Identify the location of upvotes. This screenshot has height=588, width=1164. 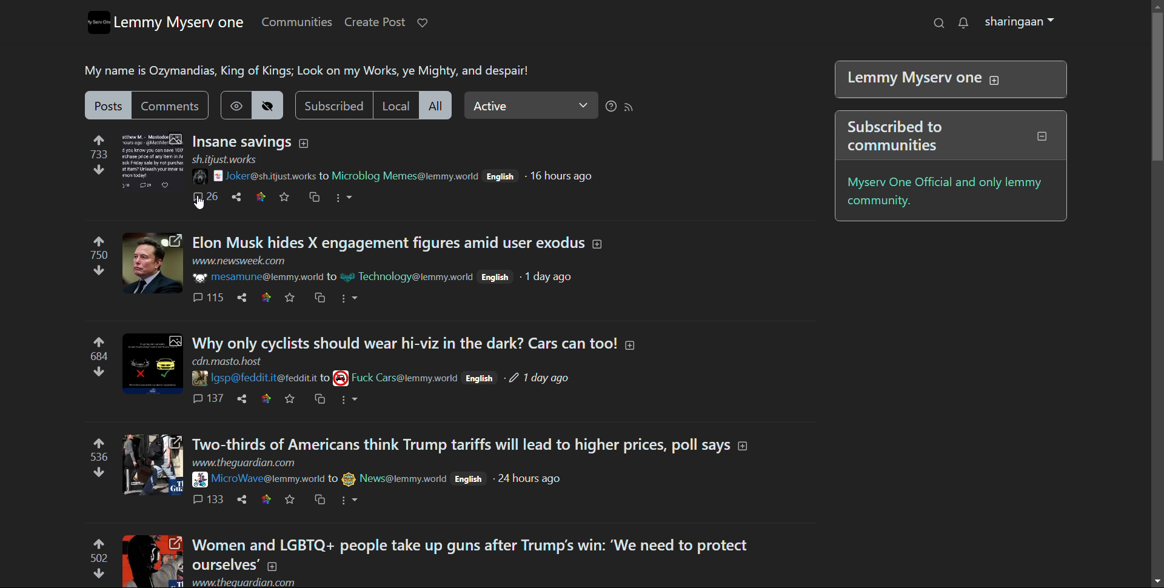
(103, 239).